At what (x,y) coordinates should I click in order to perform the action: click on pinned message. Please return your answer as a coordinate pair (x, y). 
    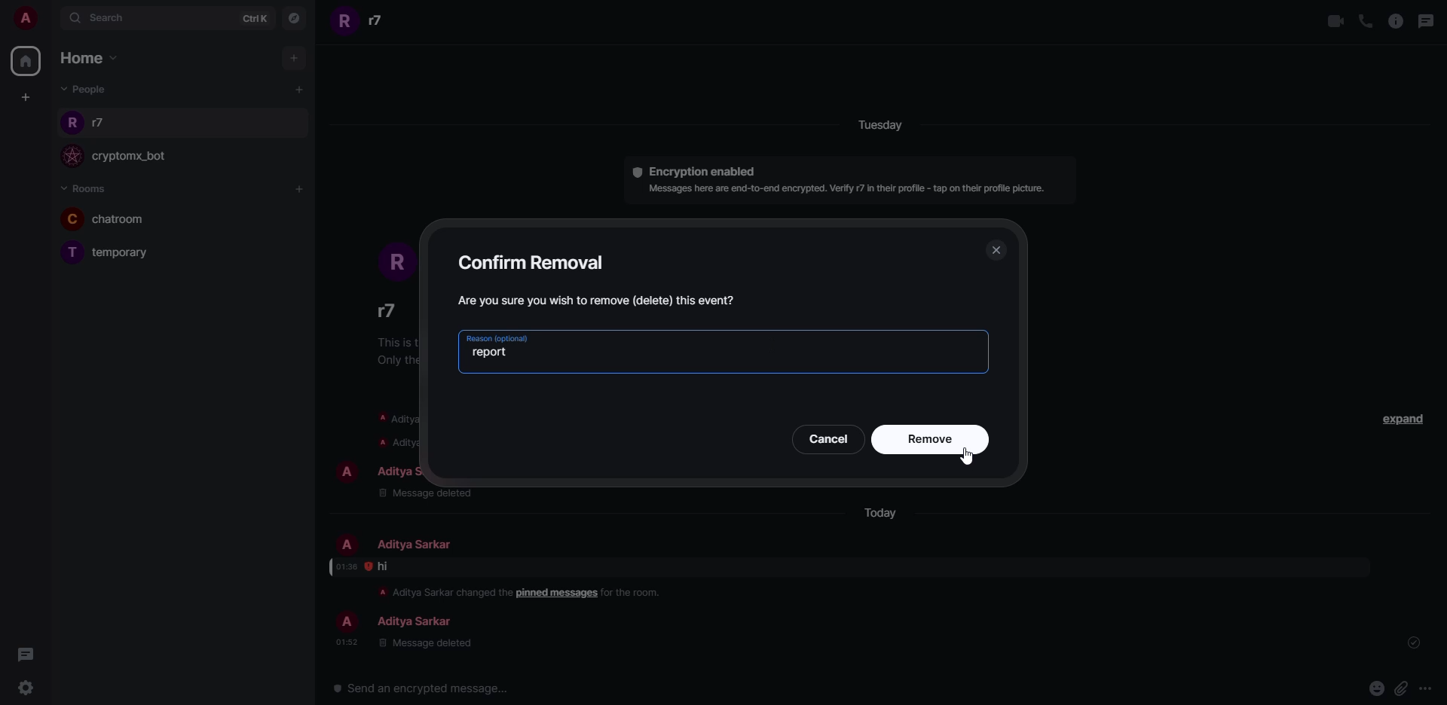
    Looking at the image, I should click on (557, 594).